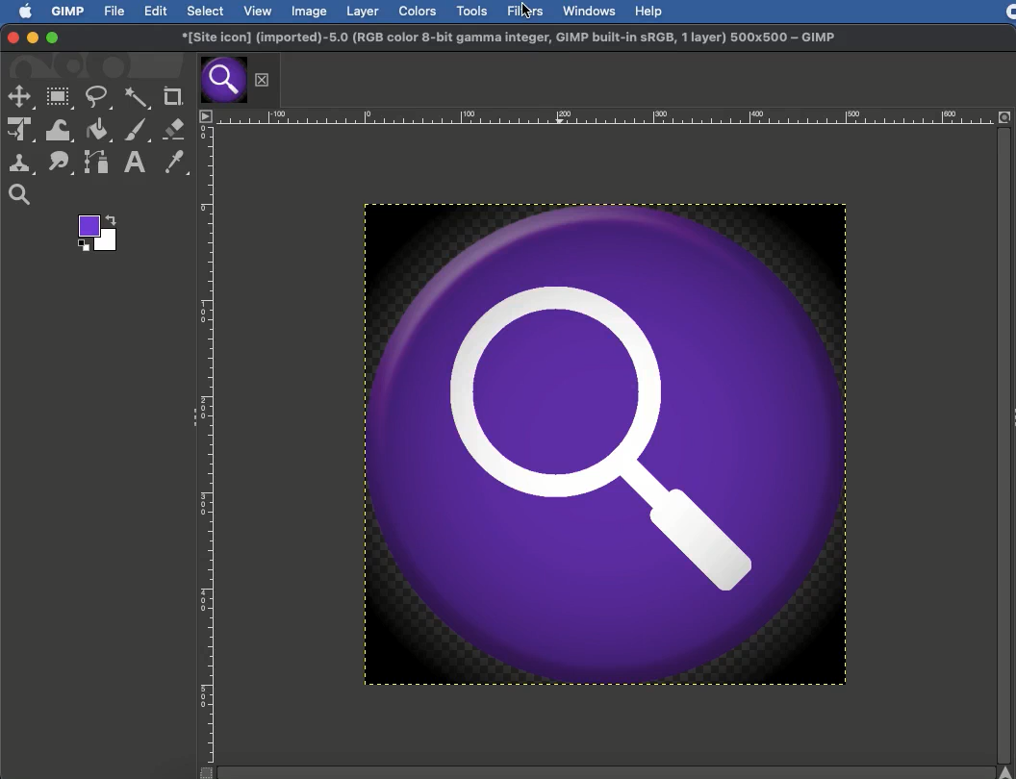  I want to click on Eraser, so click(173, 128).